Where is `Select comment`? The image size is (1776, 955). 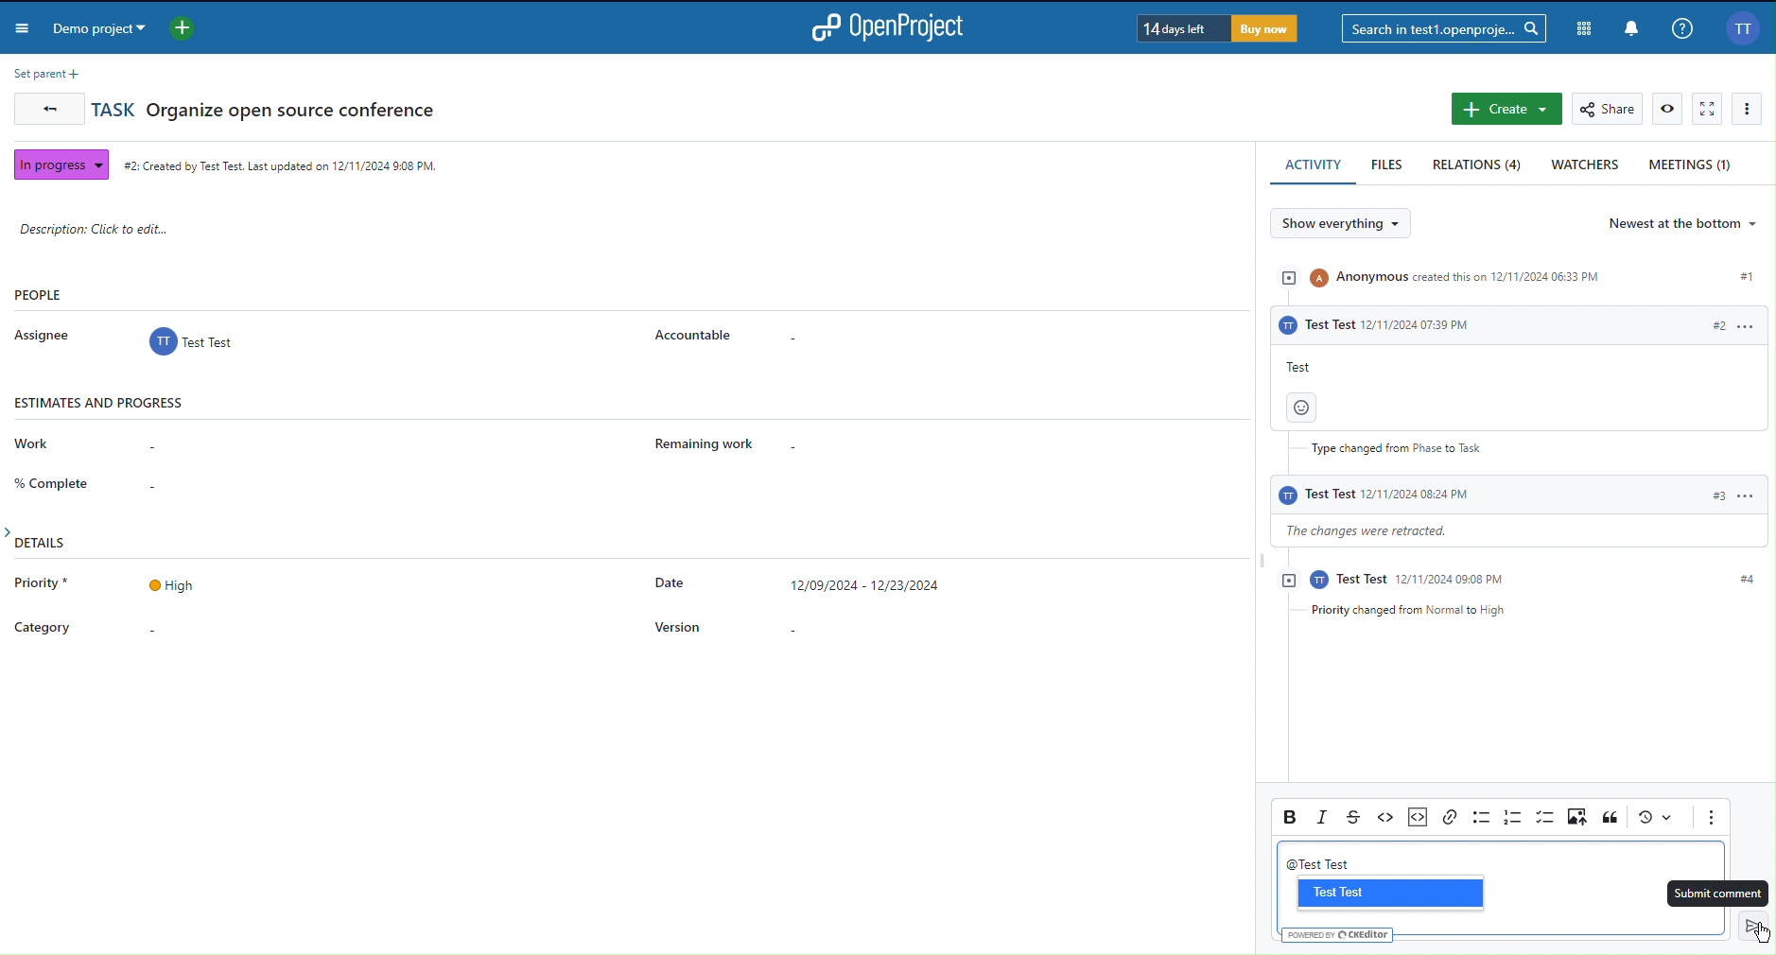
Select comment is located at coordinates (1716, 894).